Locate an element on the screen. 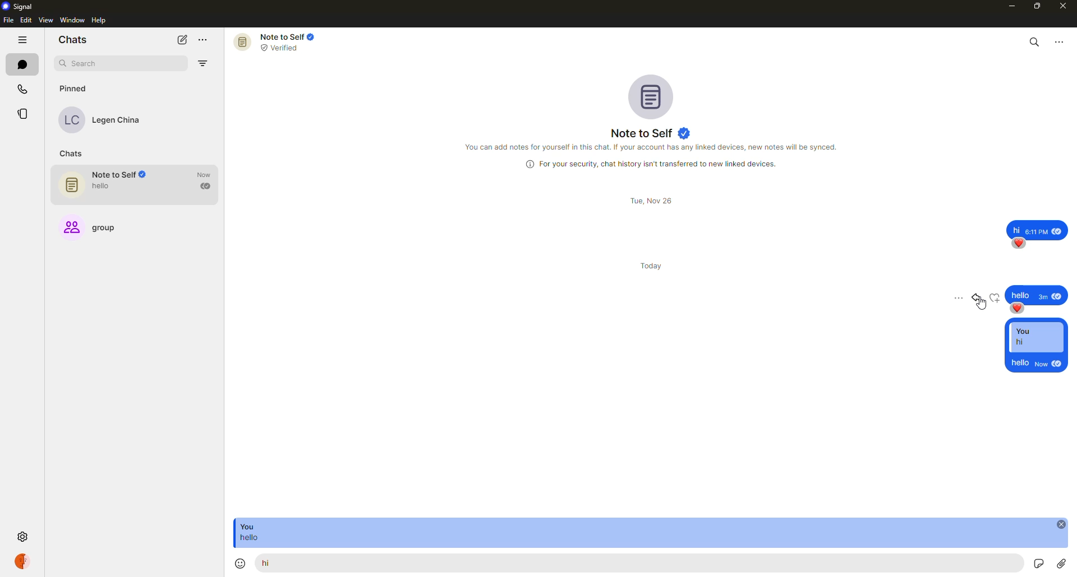 Image resolution: width=1077 pixels, height=577 pixels. group is located at coordinates (99, 228).